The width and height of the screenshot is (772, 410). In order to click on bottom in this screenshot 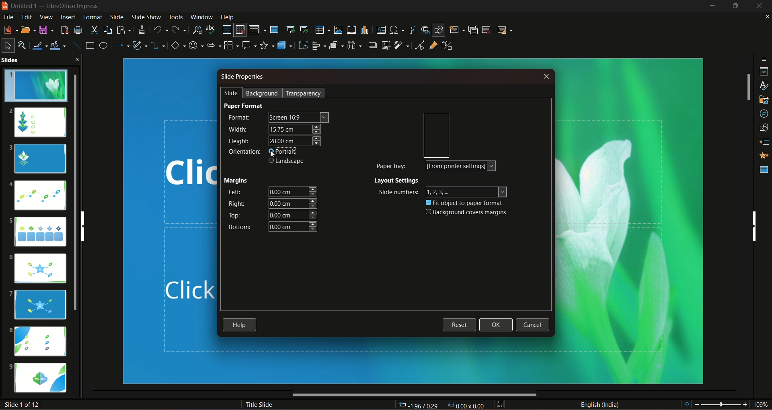, I will do `click(238, 227)`.